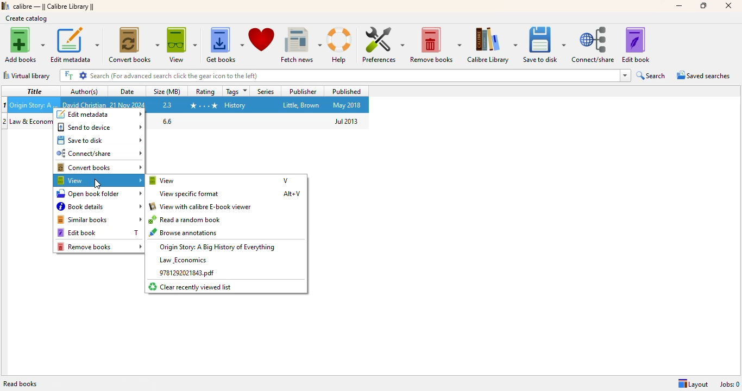 This screenshot has width=742, height=391. What do you see at coordinates (5, 6) in the screenshot?
I see `logo` at bounding box center [5, 6].